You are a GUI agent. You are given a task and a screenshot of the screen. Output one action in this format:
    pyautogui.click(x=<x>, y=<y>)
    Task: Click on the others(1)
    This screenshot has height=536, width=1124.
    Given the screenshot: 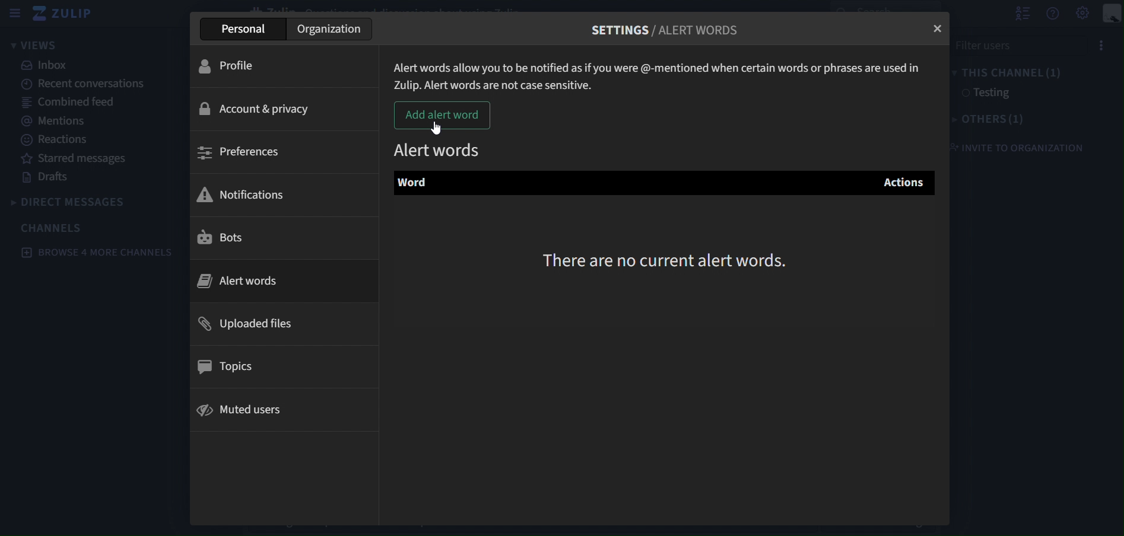 What is the action you would take?
    pyautogui.click(x=990, y=120)
    